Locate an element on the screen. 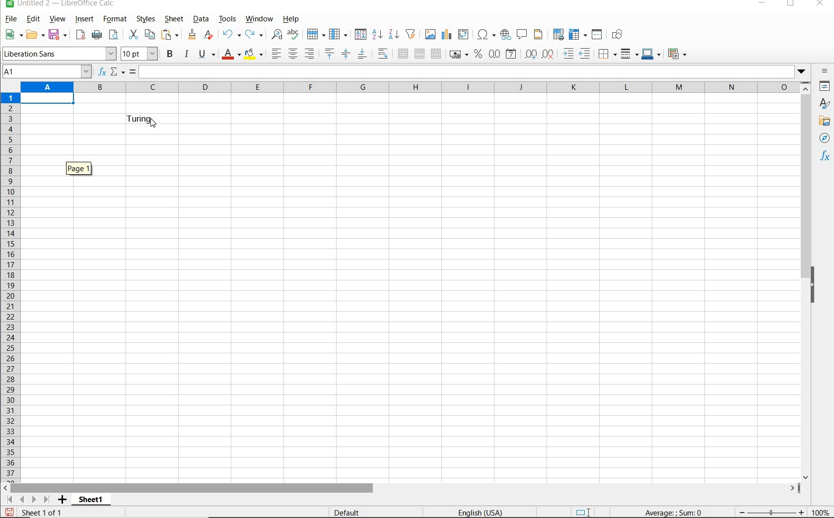  INSERT is located at coordinates (85, 19).